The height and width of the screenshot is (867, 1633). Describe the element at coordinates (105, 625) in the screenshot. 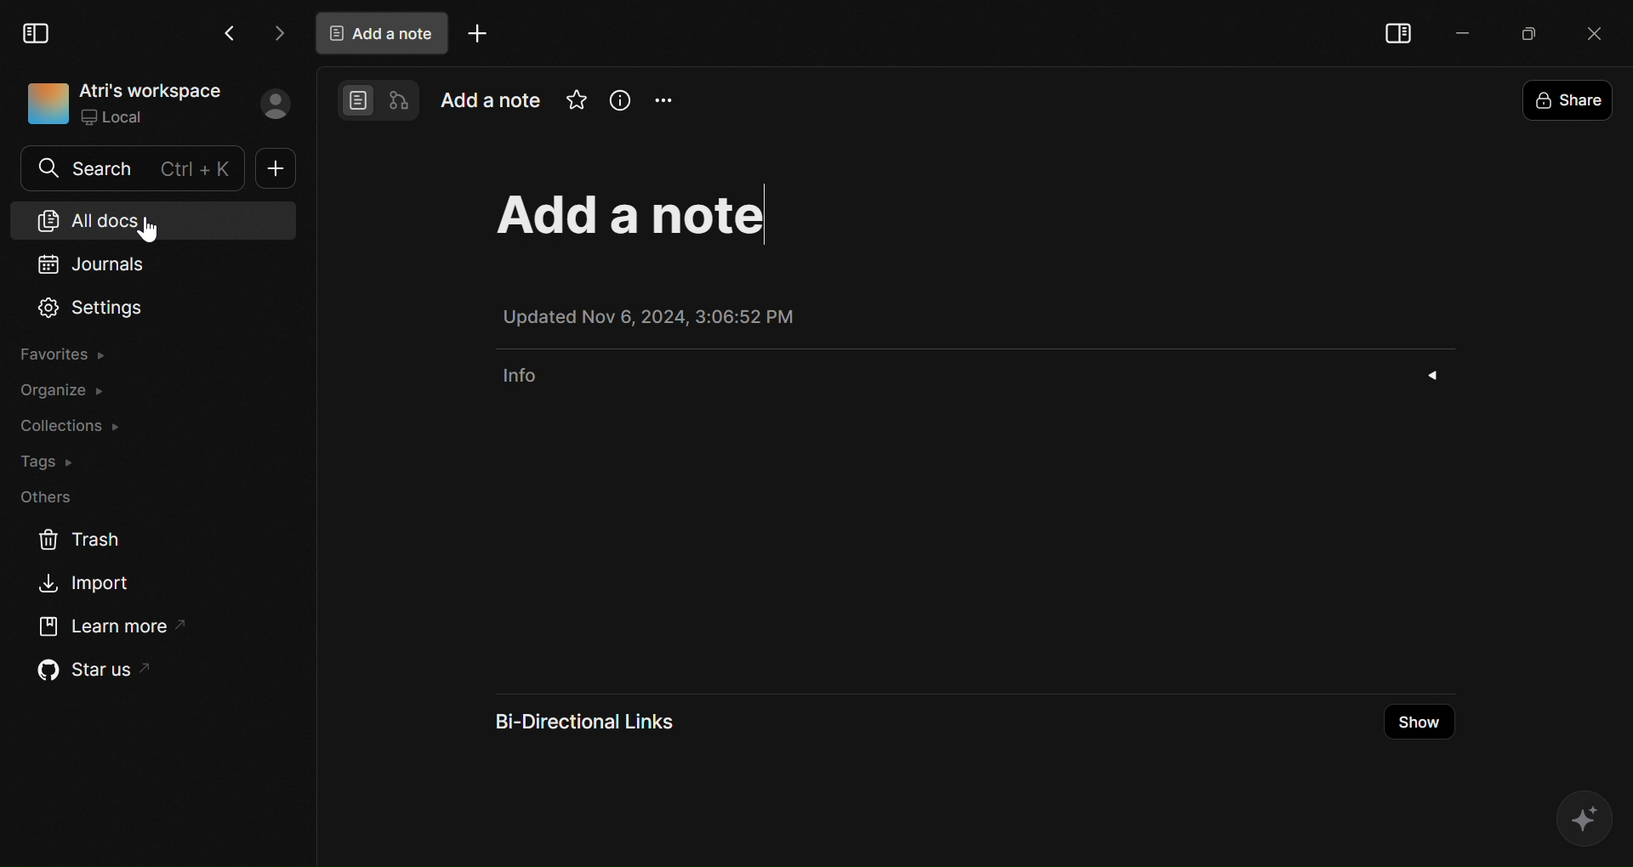

I see `Learn More` at that location.